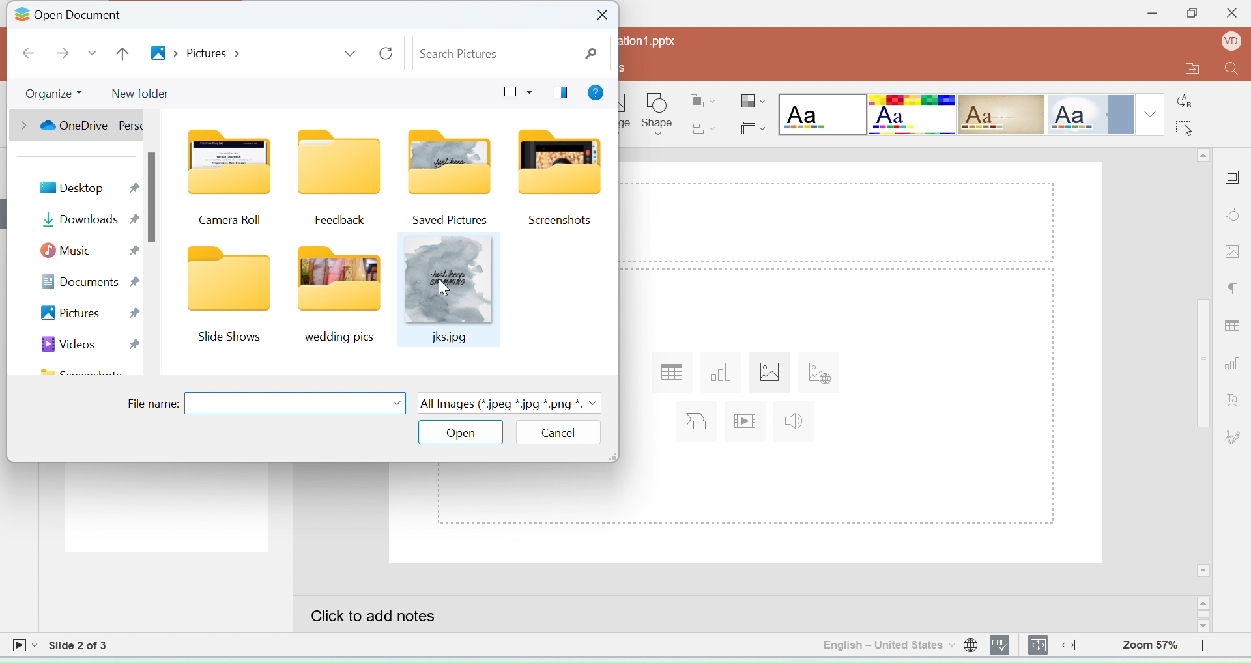 This screenshot has height=663, width=1251. Describe the element at coordinates (561, 92) in the screenshot. I see `show the preview pane` at that location.